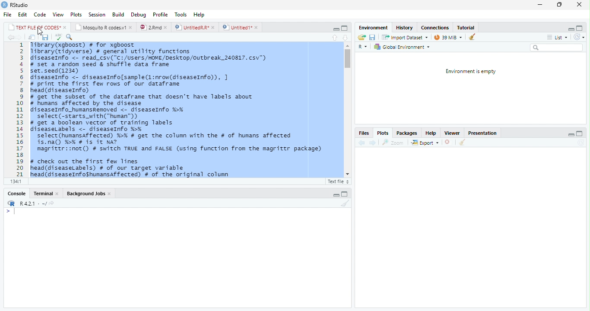  Describe the element at coordinates (579, 36) in the screenshot. I see `Refresh` at that location.